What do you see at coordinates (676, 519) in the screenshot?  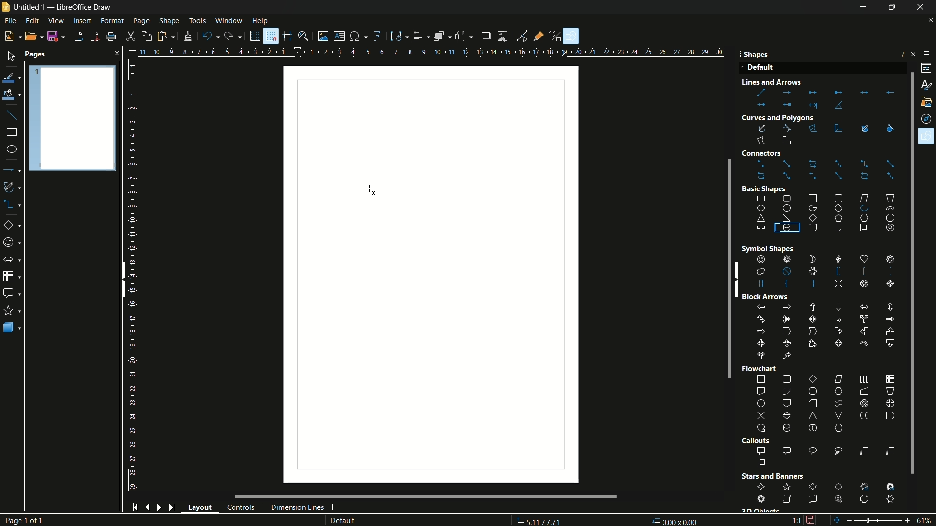 I see `0.00` at bounding box center [676, 519].